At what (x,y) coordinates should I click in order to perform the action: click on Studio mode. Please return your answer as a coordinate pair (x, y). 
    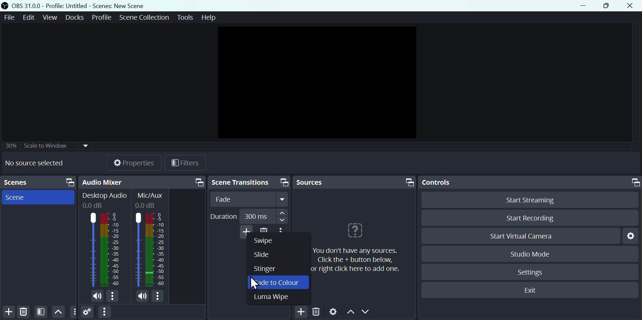
    Looking at the image, I should click on (528, 254).